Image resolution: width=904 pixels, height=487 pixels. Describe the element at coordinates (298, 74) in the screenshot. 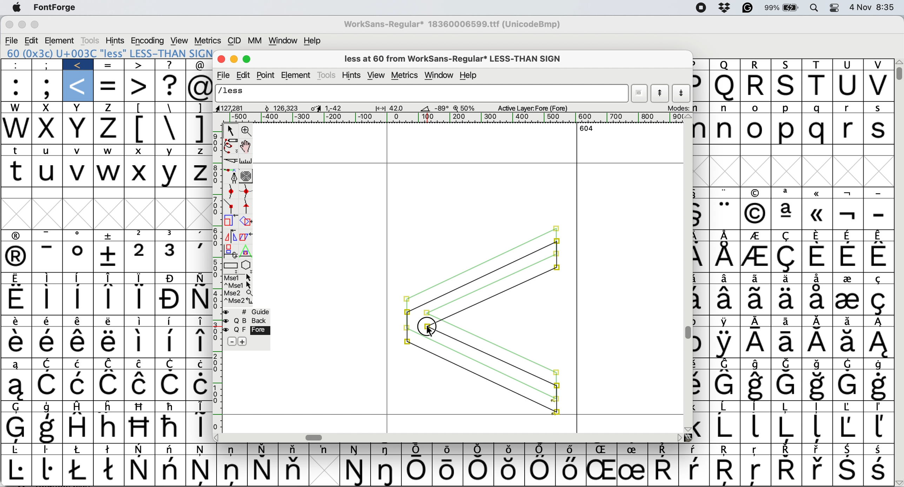

I see `element` at that location.